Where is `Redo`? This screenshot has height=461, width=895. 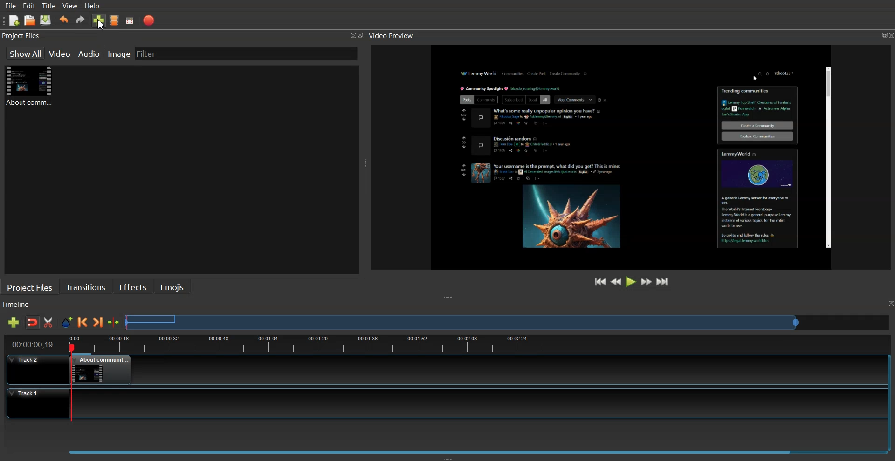
Redo is located at coordinates (81, 20).